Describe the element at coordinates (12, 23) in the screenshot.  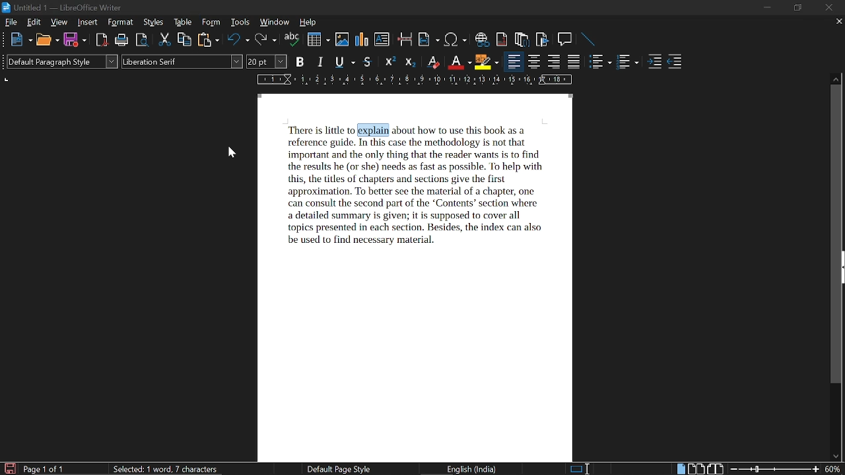
I see `file` at that location.